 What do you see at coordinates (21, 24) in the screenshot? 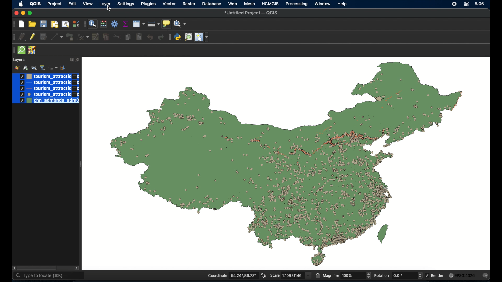
I see `new project` at bounding box center [21, 24].